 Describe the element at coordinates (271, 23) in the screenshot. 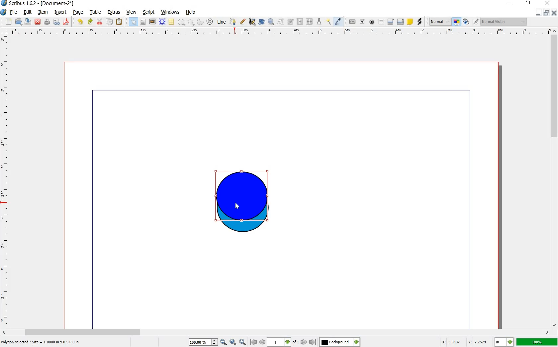

I see `zoom in or out` at that location.